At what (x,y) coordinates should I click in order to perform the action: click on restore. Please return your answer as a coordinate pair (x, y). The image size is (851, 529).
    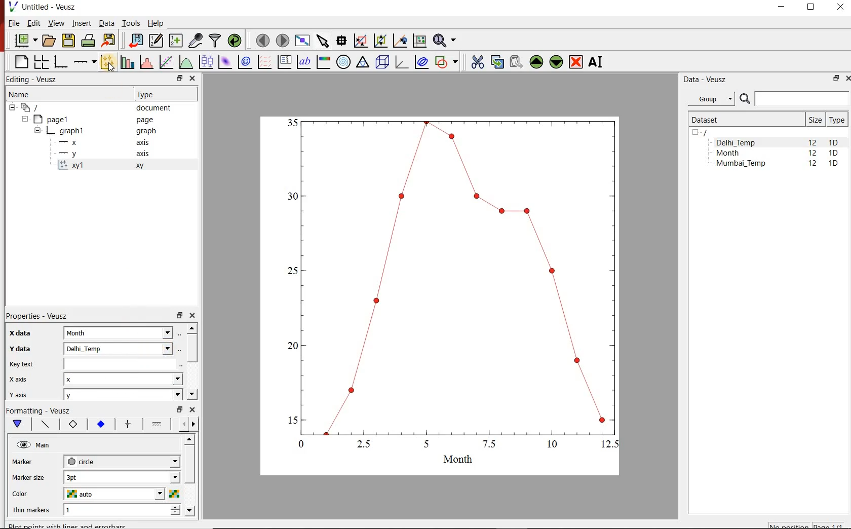
    Looking at the image, I should click on (181, 409).